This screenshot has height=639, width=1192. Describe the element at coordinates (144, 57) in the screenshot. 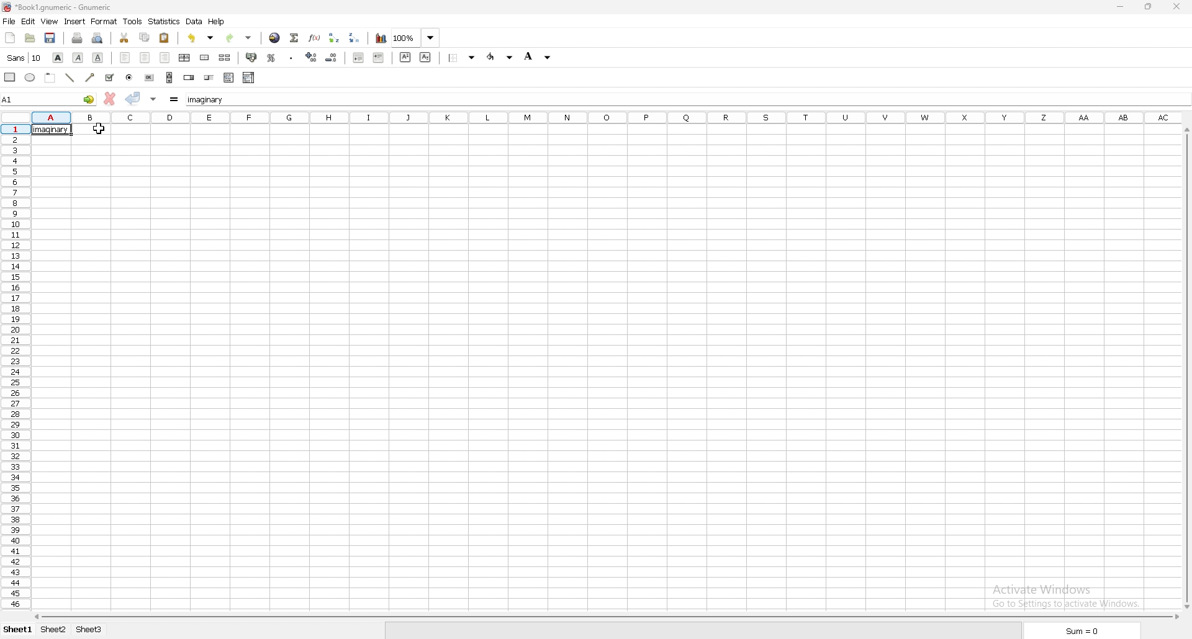

I see `centre` at that location.